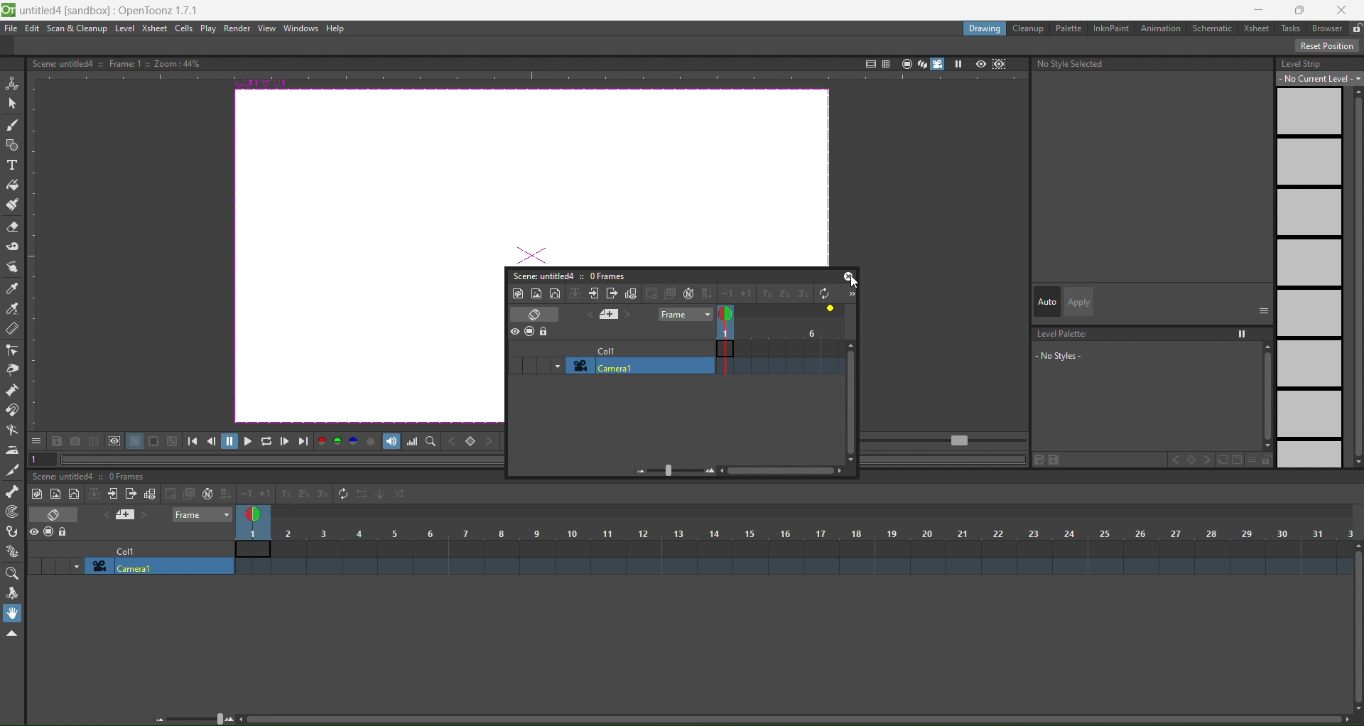 This screenshot has height=726, width=1364. Describe the element at coordinates (373, 443) in the screenshot. I see `channel` at that location.